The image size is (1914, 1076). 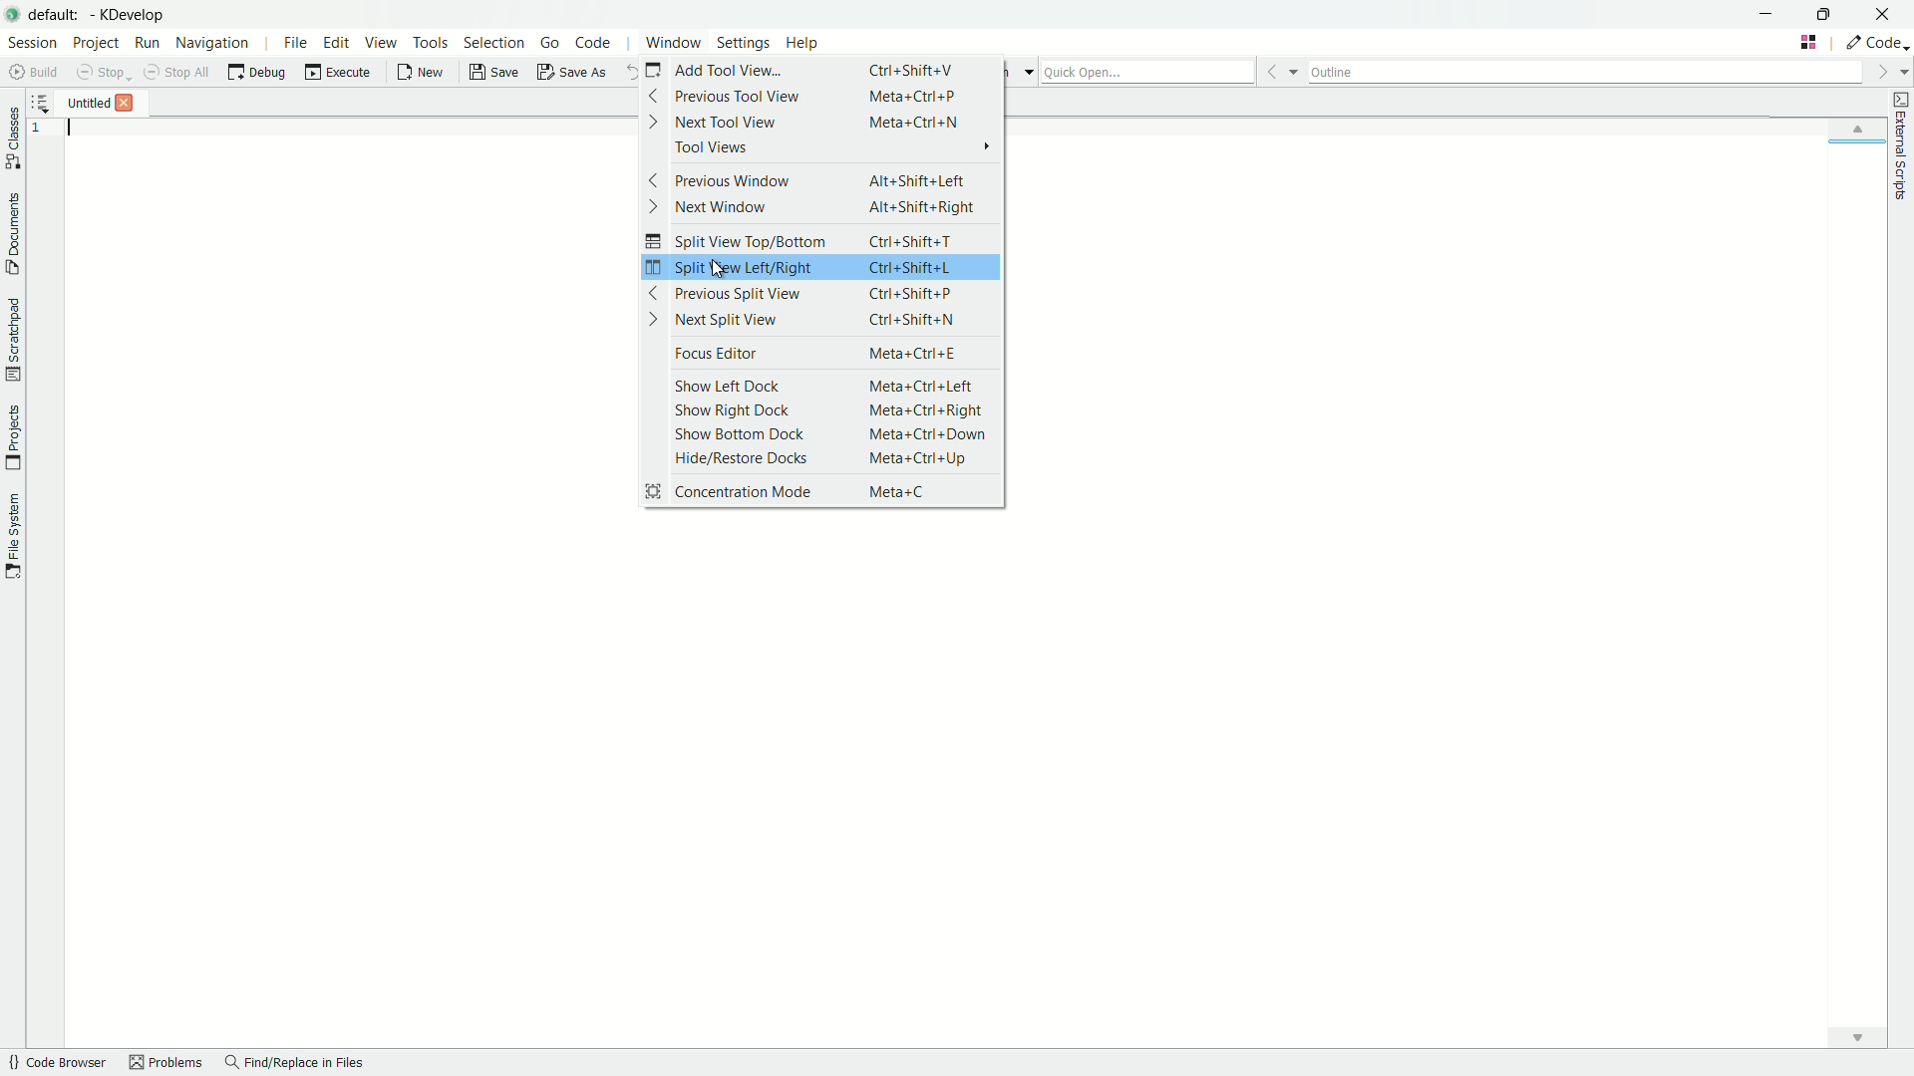 What do you see at coordinates (87, 106) in the screenshot?
I see `file name` at bounding box center [87, 106].